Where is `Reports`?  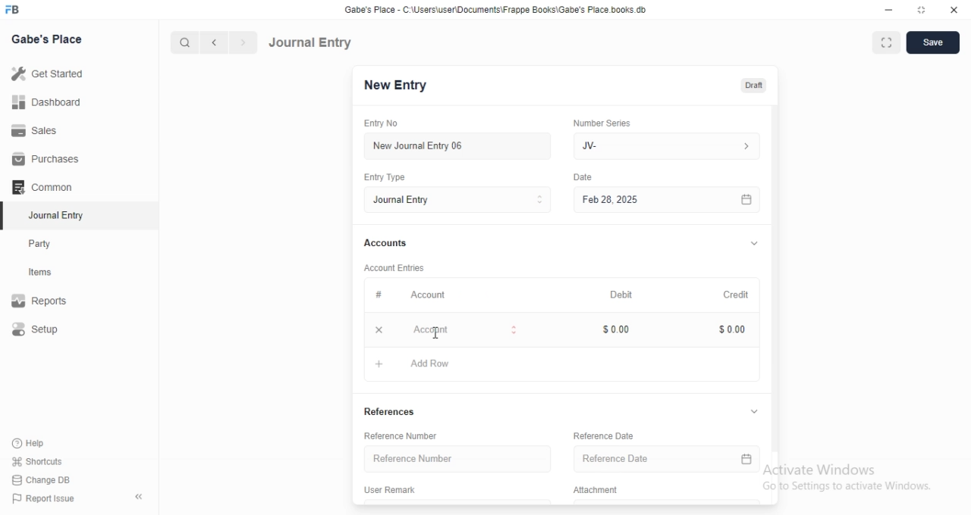
Reports is located at coordinates (49, 302).